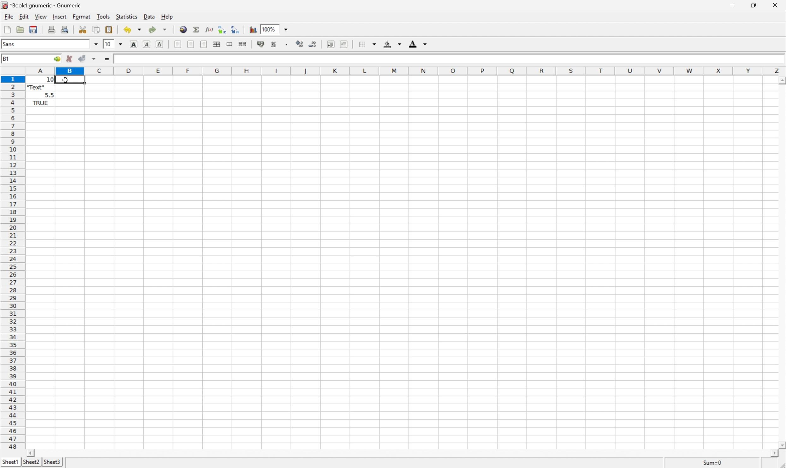 Image resolution: width=786 pixels, height=468 pixels. I want to click on 10, so click(40, 79).